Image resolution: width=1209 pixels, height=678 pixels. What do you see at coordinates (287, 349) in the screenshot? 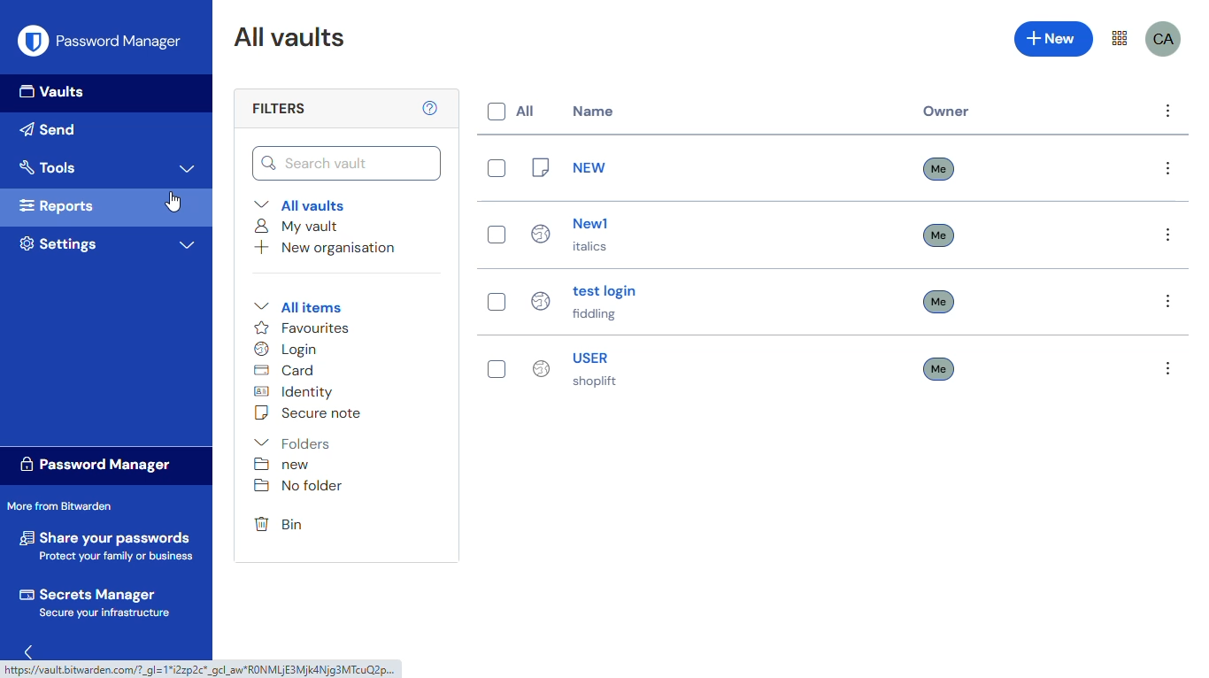
I see `login` at bounding box center [287, 349].